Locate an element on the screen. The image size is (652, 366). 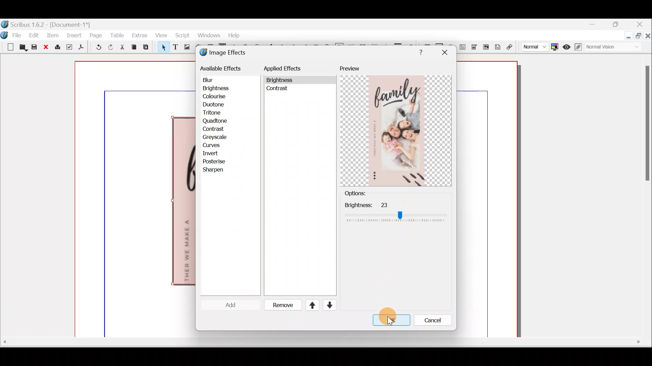
Applied effects is located at coordinates (288, 70).